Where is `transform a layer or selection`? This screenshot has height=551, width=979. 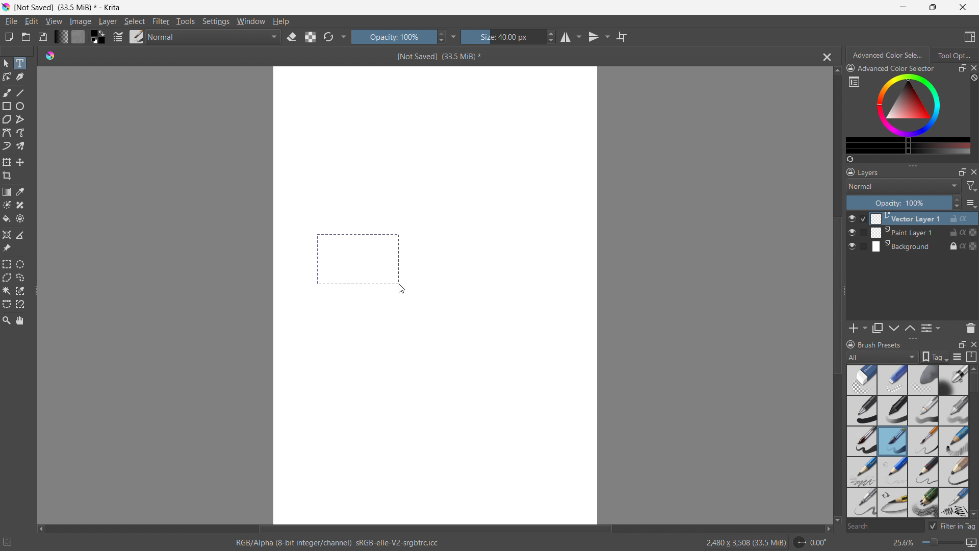 transform a layer or selection is located at coordinates (7, 162).